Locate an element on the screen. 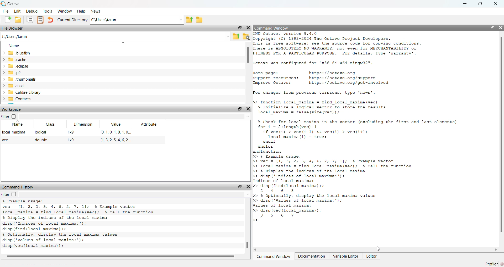 The image size is (504, 267). vec is located at coordinates (7, 140).